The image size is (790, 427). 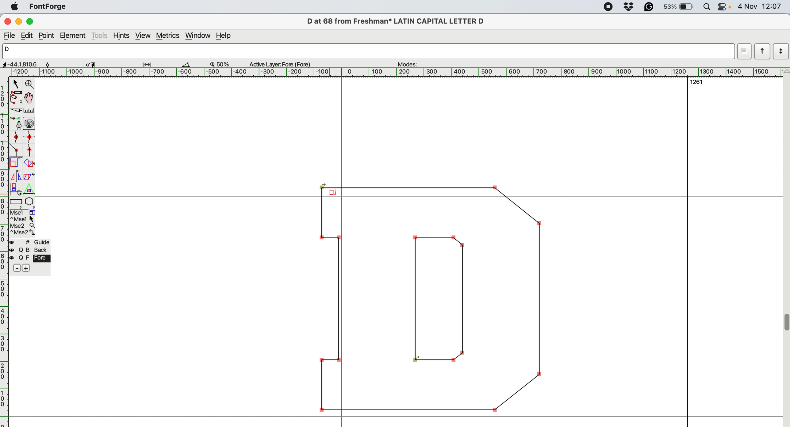 I want to click on zoom detail, so click(x=217, y=64).